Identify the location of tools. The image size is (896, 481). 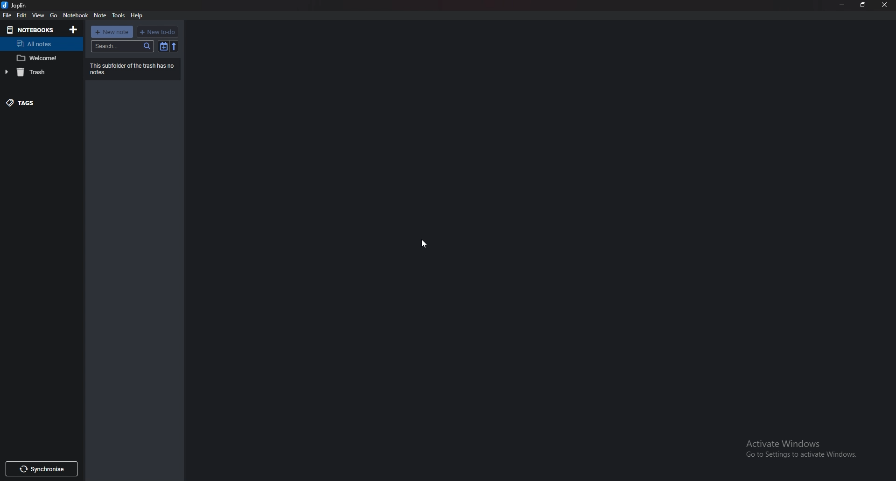
(118, 15).